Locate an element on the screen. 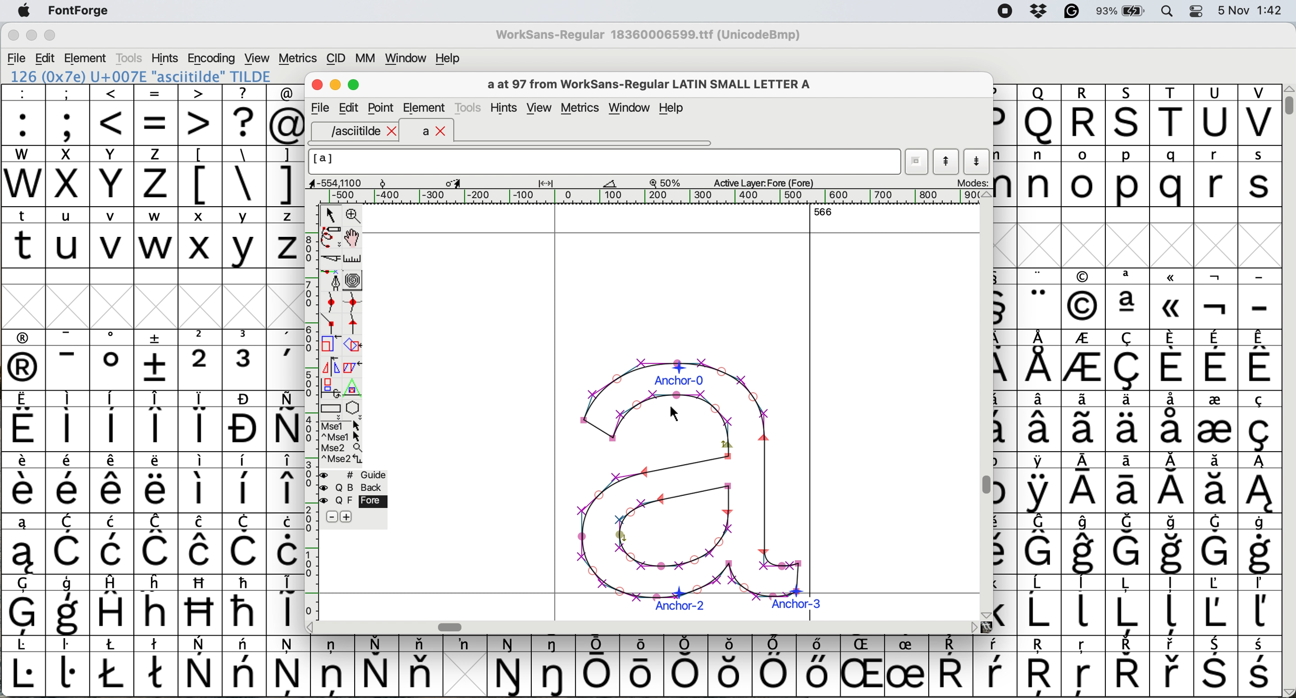  symbol is located at coordinates (22, 544).